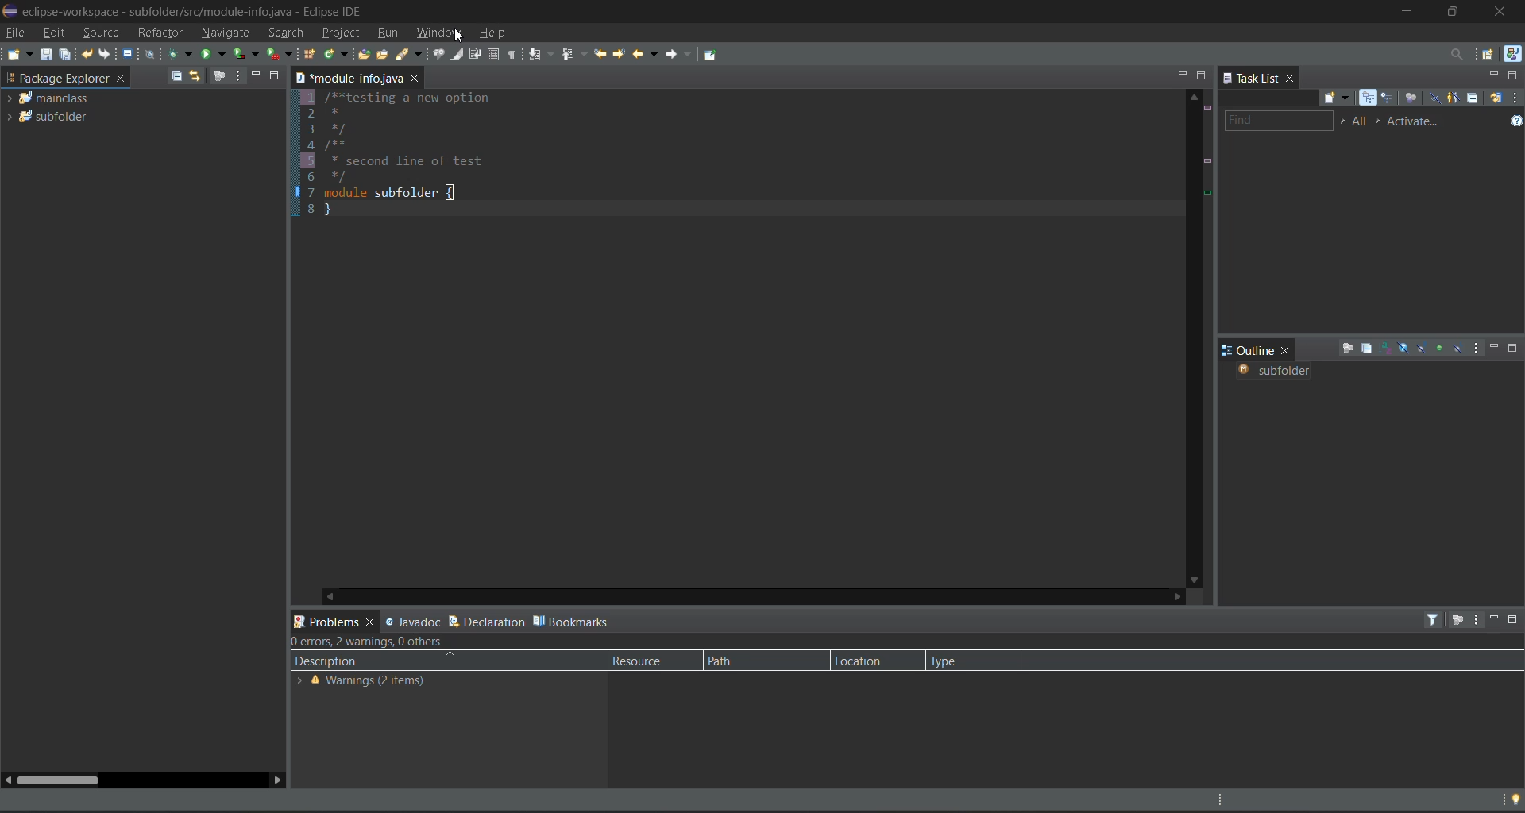  What do you see at coordinates (681, 58) in the screenshot?
I see `forward` at bounding box center [681, 58].